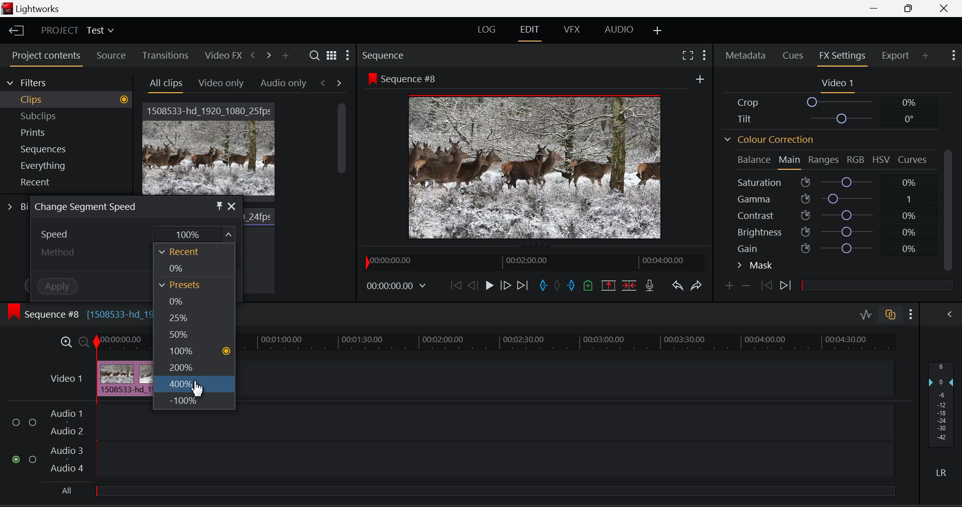  Describe the element at coordinates (111, 55) in the screenshot. I see `Source Tab` at that location.